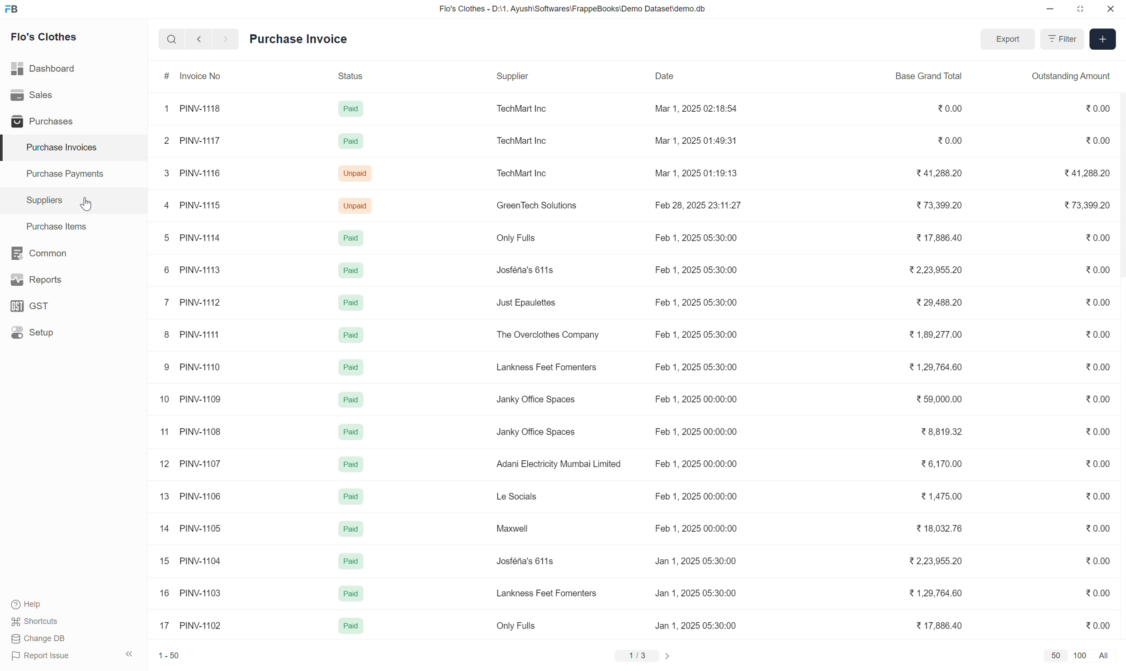  I want to click on Help, so click(24, 601).